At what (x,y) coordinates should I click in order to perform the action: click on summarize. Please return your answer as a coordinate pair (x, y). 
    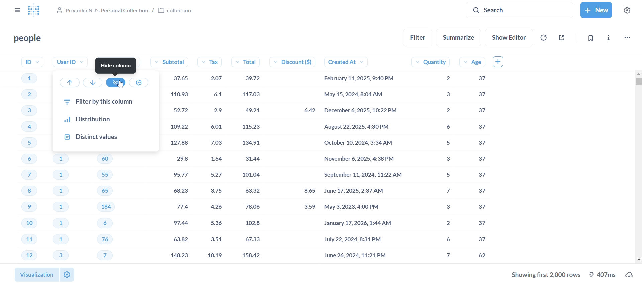
    Looking at the image, I should click on (458, 37).